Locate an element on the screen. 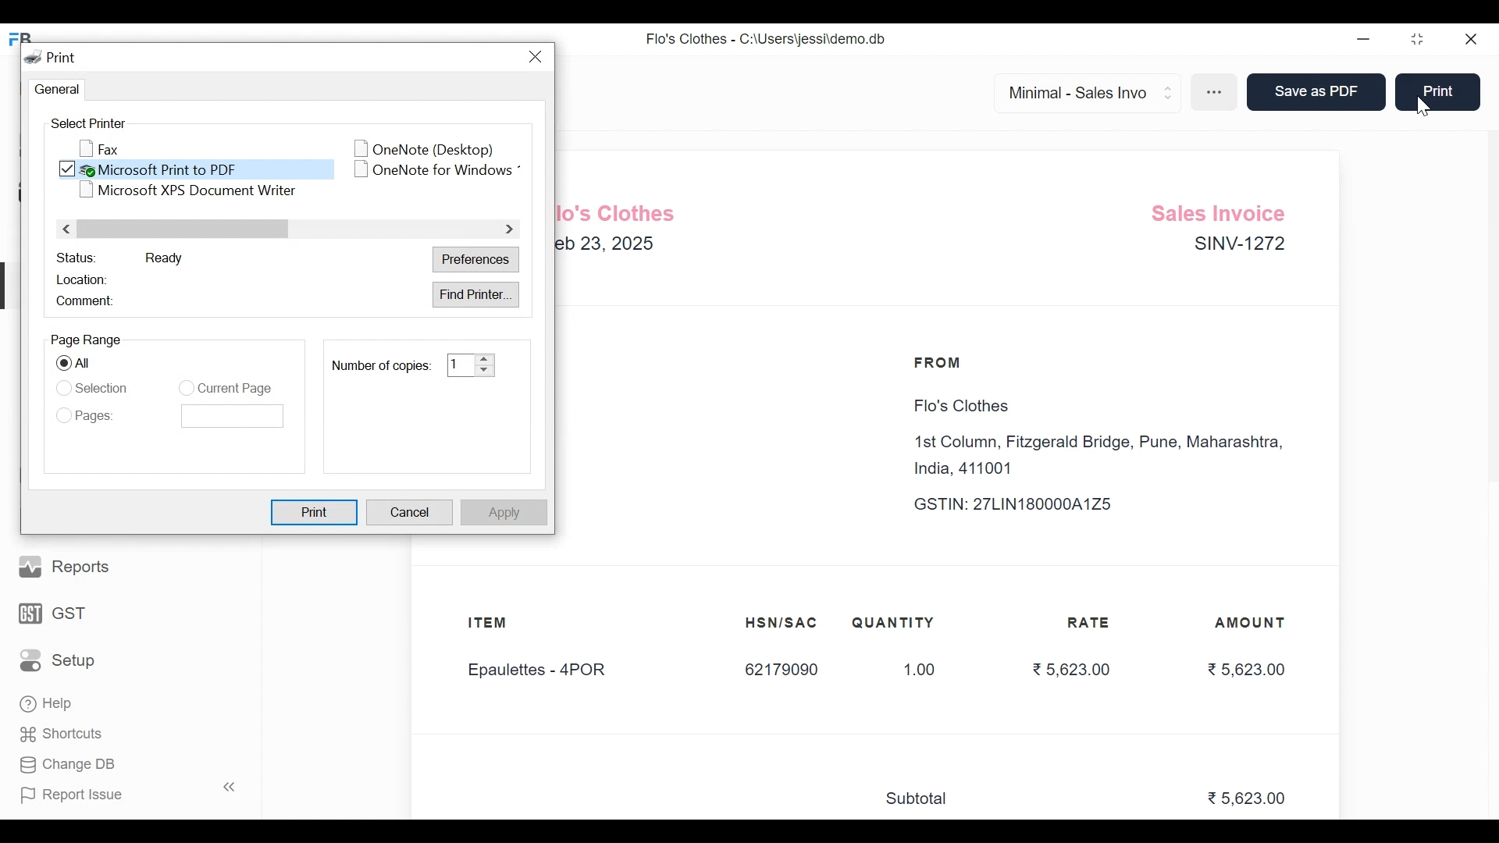 The image size is (1499, 843). SINV-1272 is located at coordinates (1237, 247).